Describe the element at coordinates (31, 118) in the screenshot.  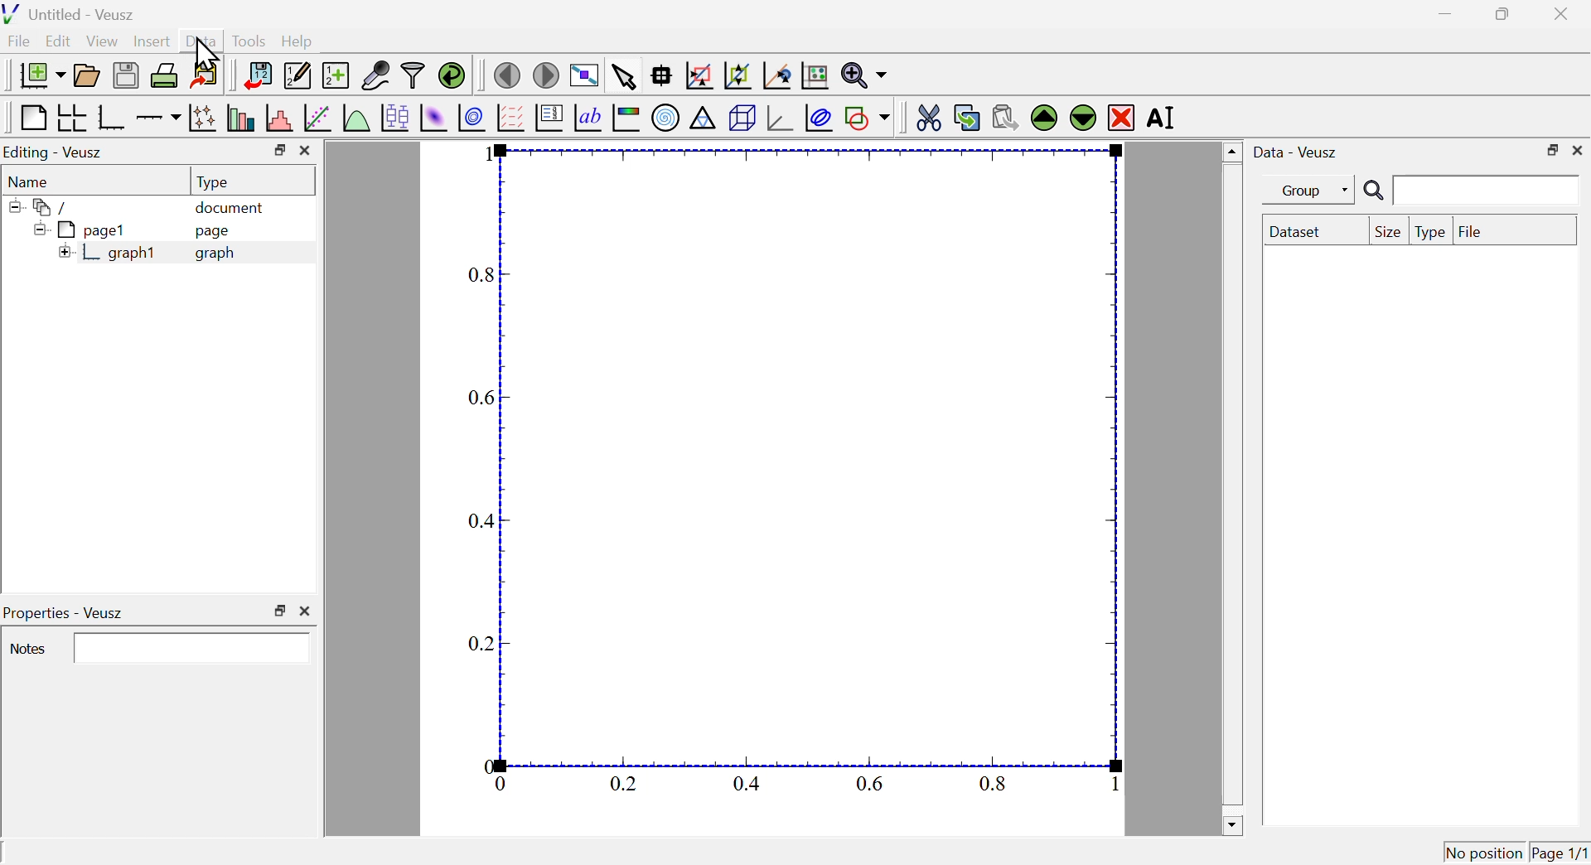
I see `blank page` at that location.